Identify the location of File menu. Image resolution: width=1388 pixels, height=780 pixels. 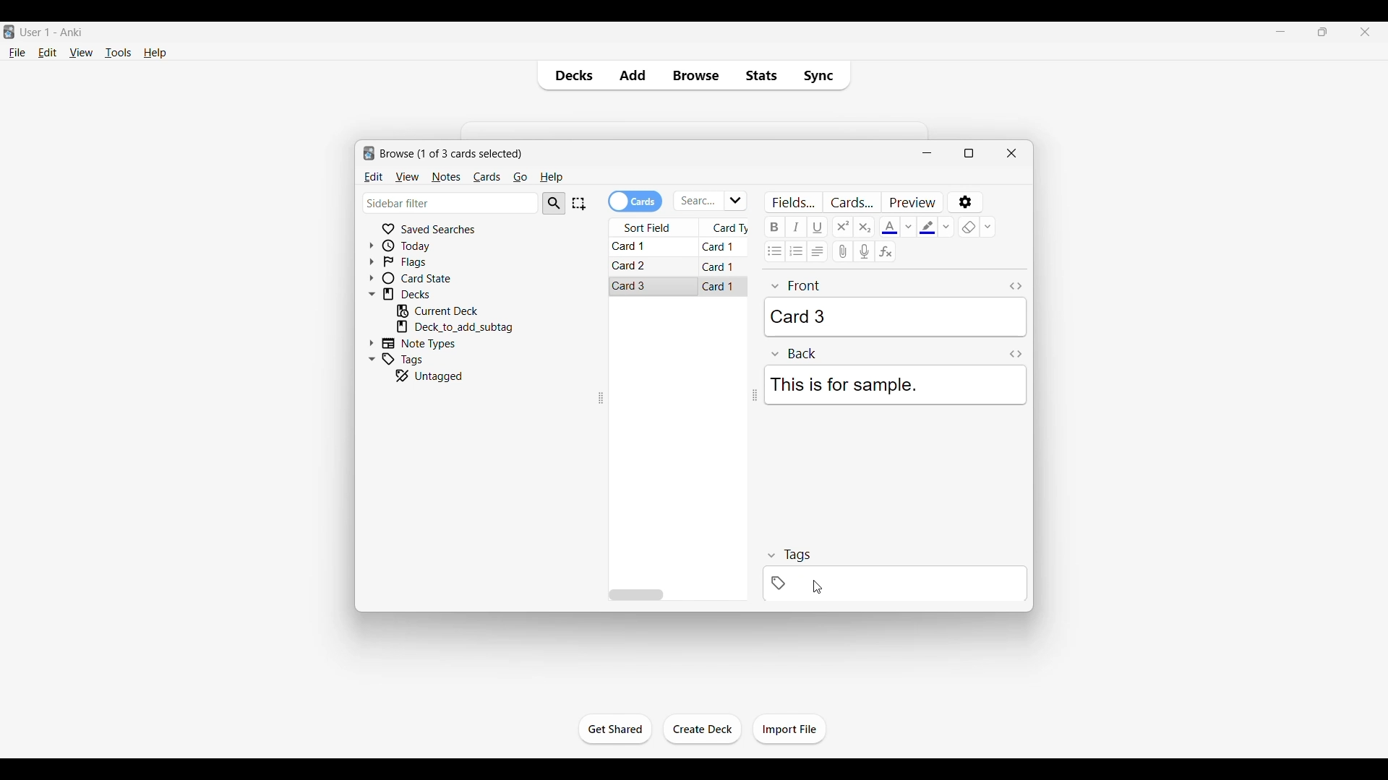
(17, 53).